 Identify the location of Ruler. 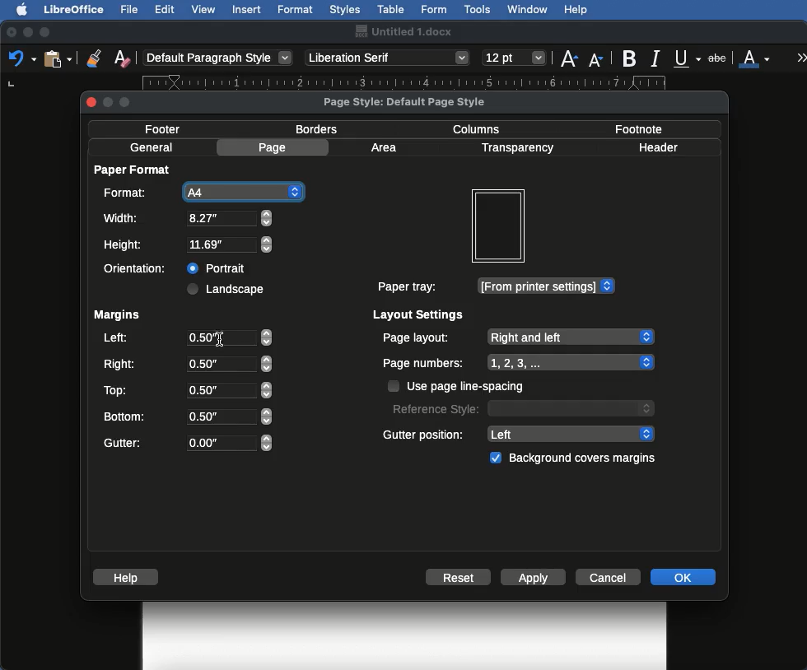
(422, 81).